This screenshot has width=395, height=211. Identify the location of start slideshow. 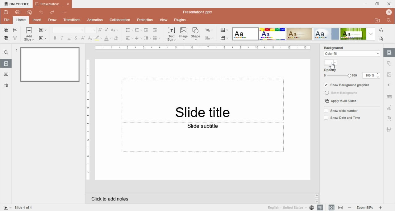
(7, 207).